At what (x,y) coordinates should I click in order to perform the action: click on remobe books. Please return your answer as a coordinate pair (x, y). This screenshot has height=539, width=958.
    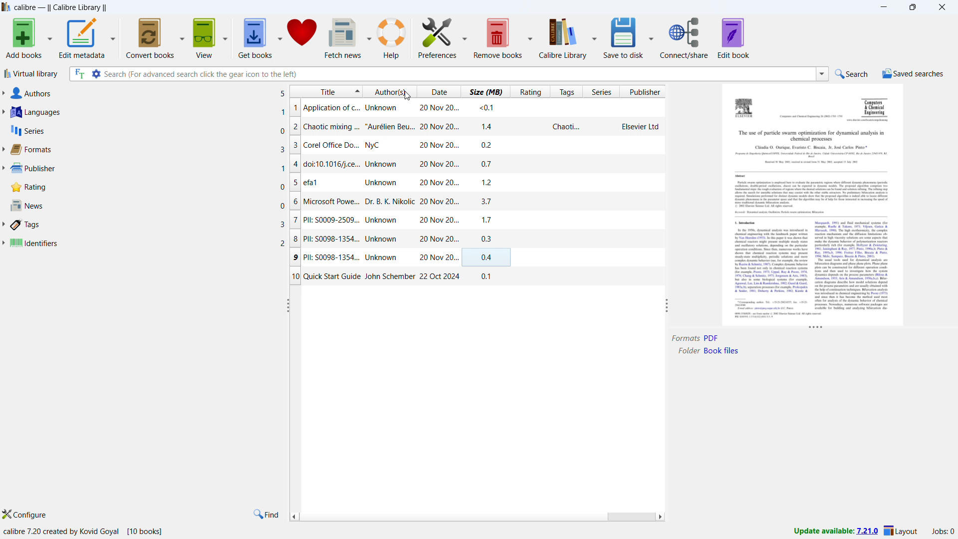
    Looking at the image, I should click on (498, 37).